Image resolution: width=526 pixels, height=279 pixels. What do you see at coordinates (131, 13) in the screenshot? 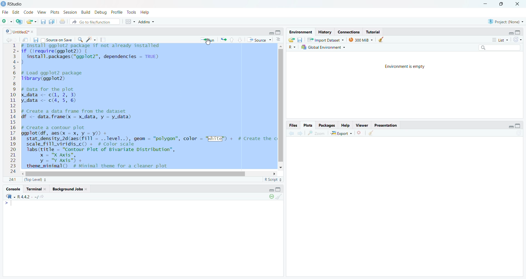
I see `Tools` at bounding box center [131, 13].